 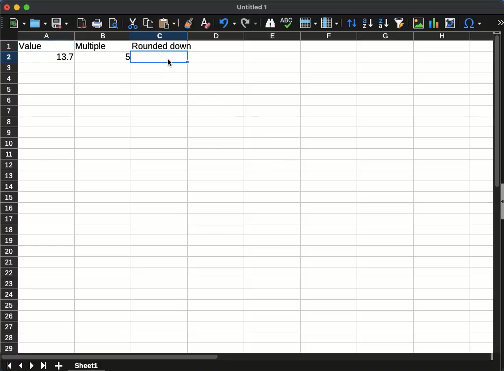 What do you see at coordinates (114, 24) in the screenshot?
I see `print preview` at bounding box center [114, 24].